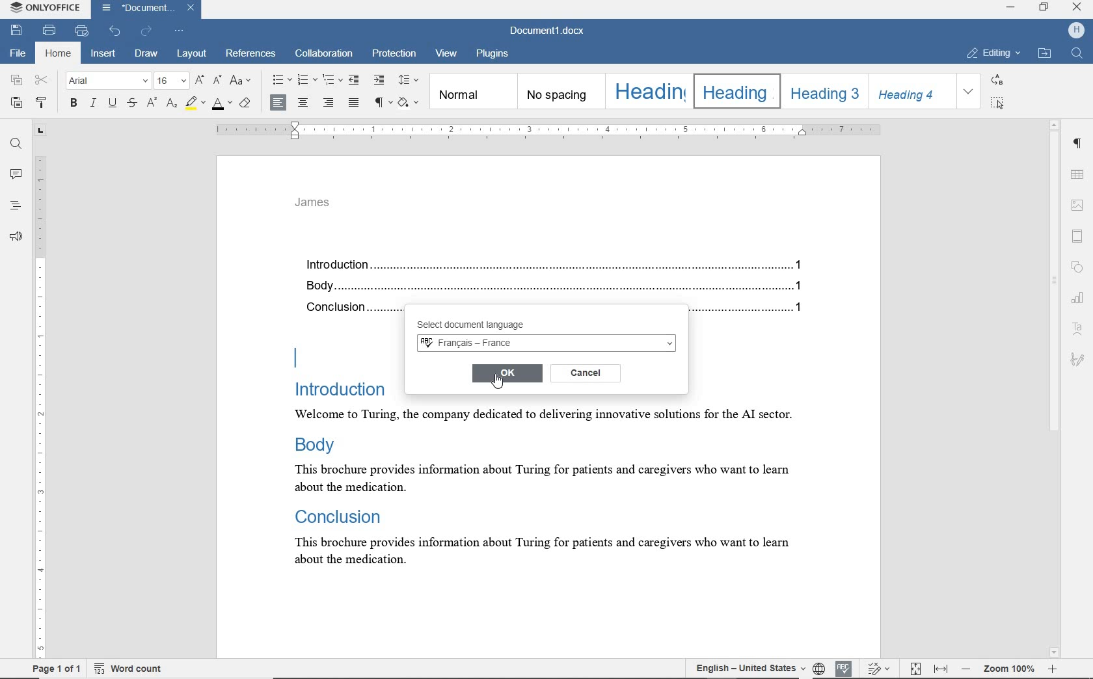 The width and height of the screenshot is (1093, 679). I want to click on superscript, so click(151, 102).